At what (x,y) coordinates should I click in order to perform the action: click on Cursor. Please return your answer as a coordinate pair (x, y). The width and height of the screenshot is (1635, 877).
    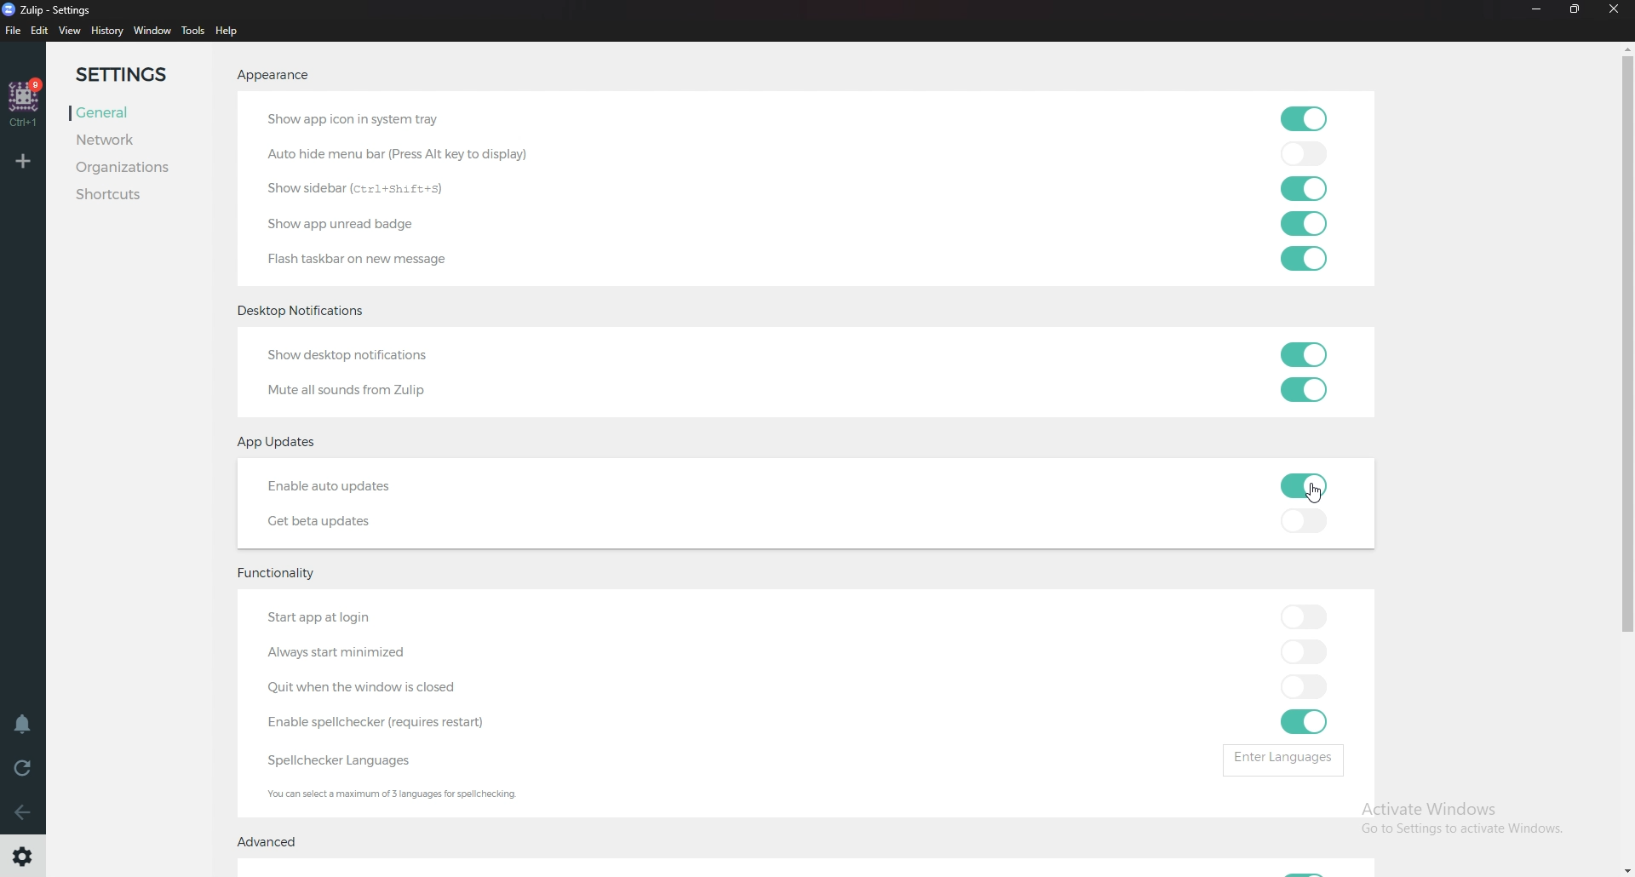
    Looking at the image, I should click on (1309, 498).